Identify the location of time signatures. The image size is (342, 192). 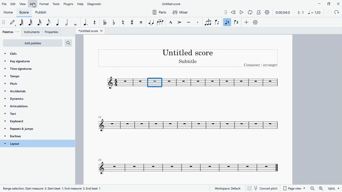
(31, 70).